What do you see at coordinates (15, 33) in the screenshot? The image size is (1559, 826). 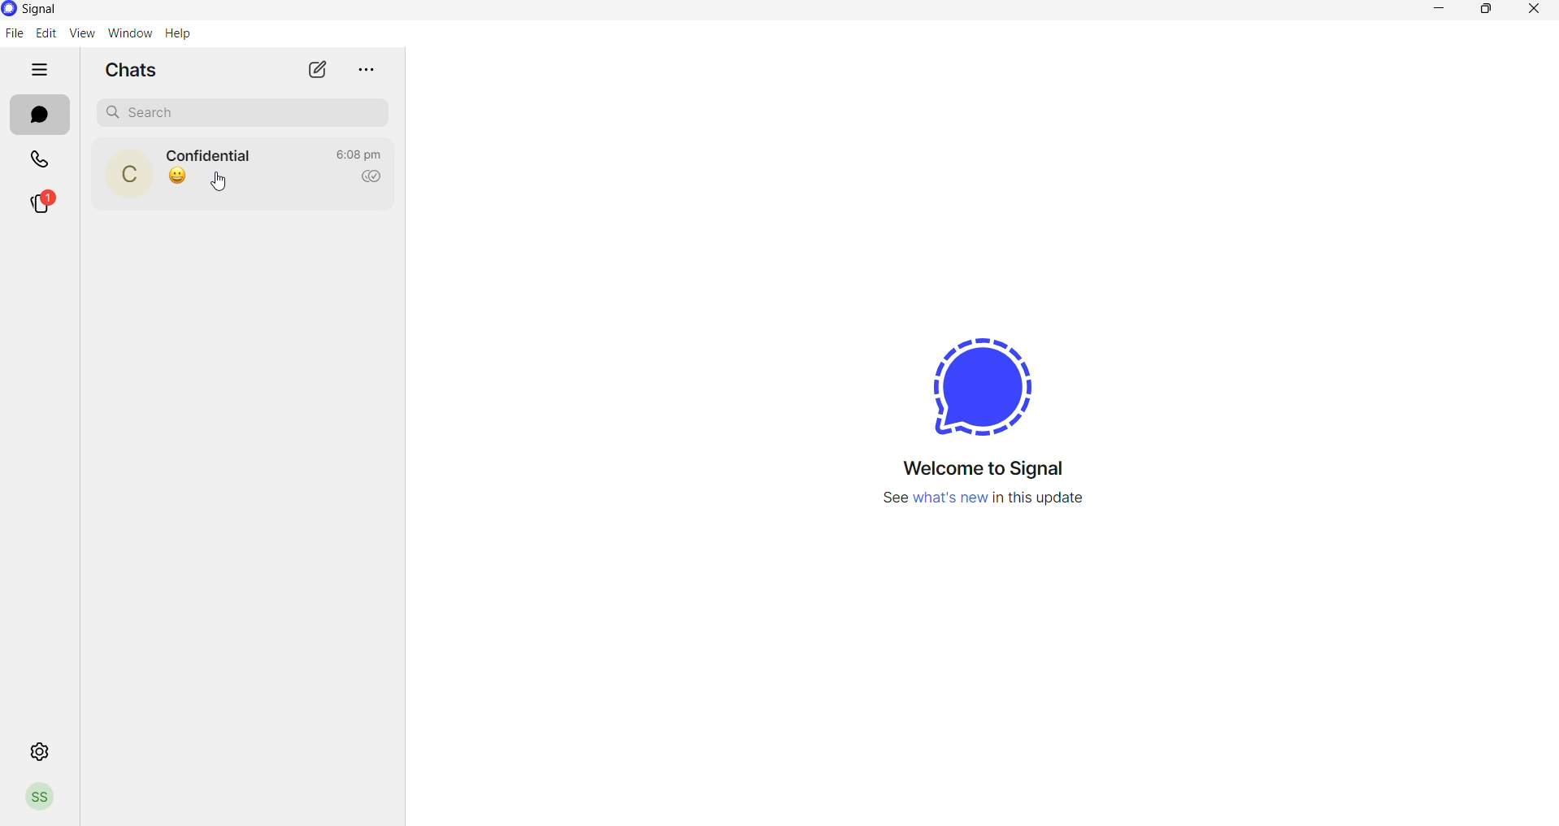 I see `file` at bounding box center [15, 33].